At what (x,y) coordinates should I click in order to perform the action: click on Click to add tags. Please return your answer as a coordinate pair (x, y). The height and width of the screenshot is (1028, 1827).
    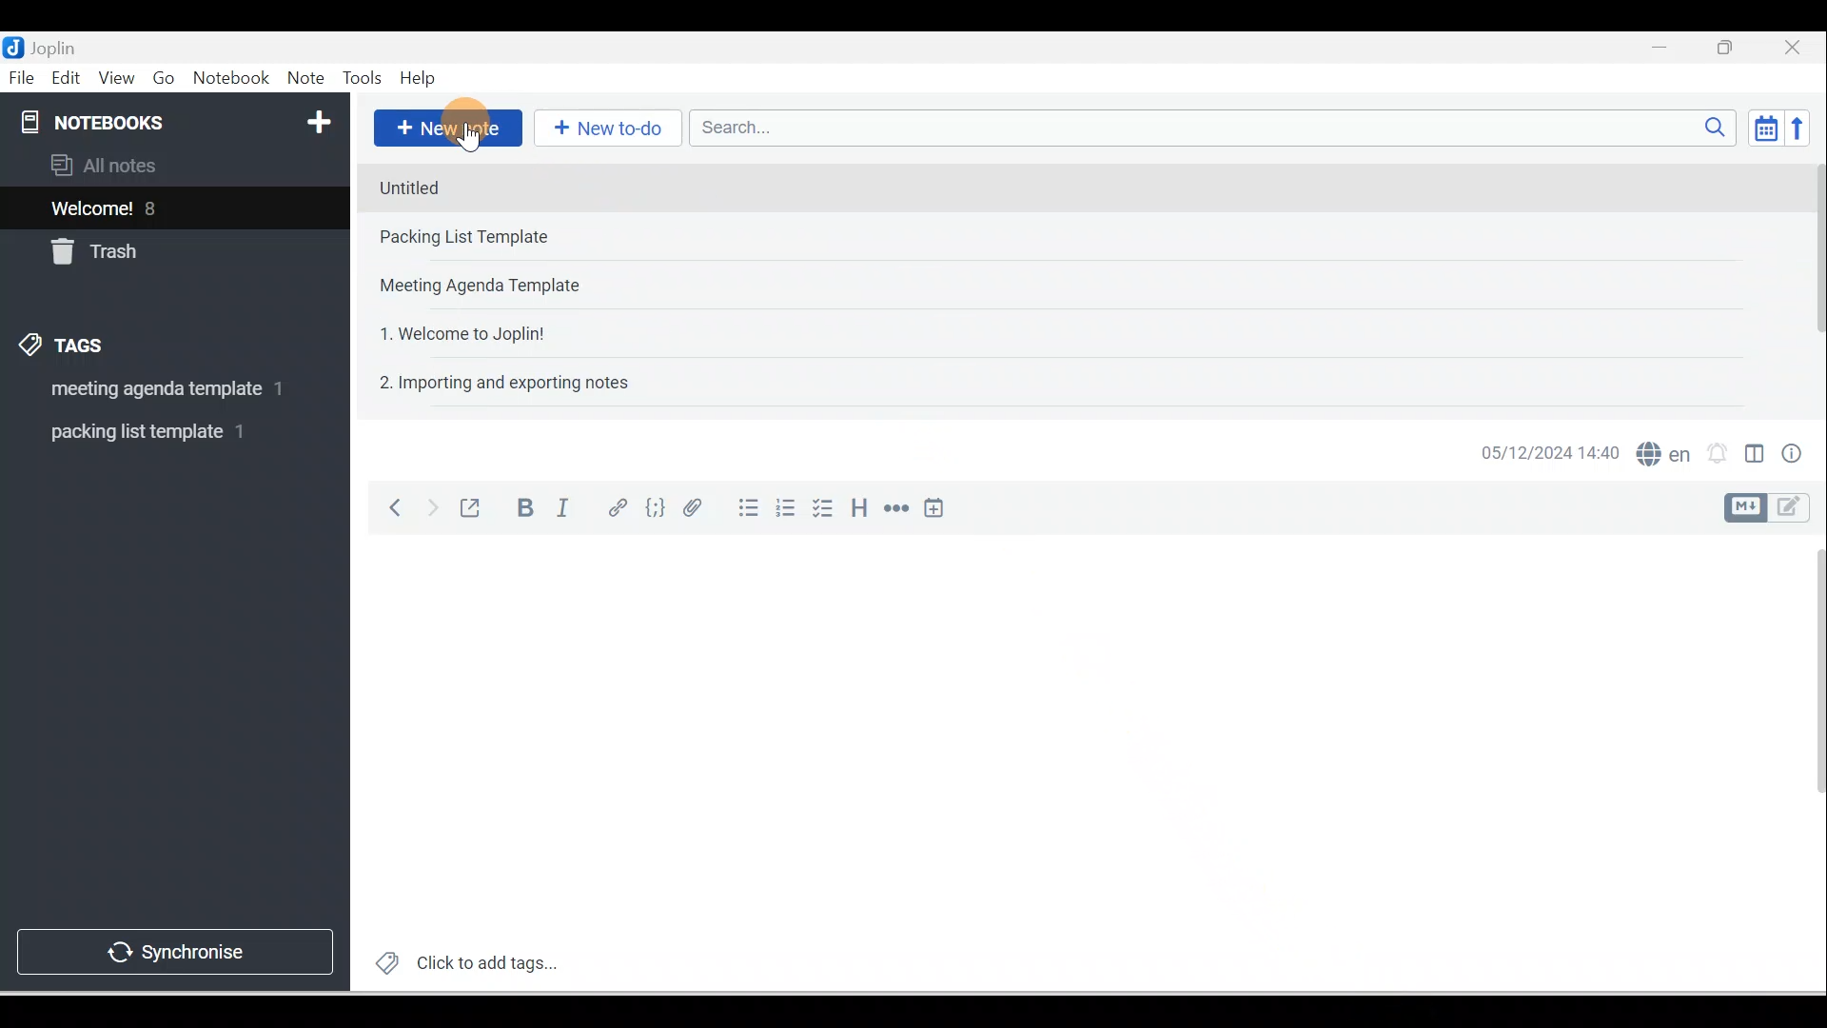
    Looking at the image, I should click on (459, 960).